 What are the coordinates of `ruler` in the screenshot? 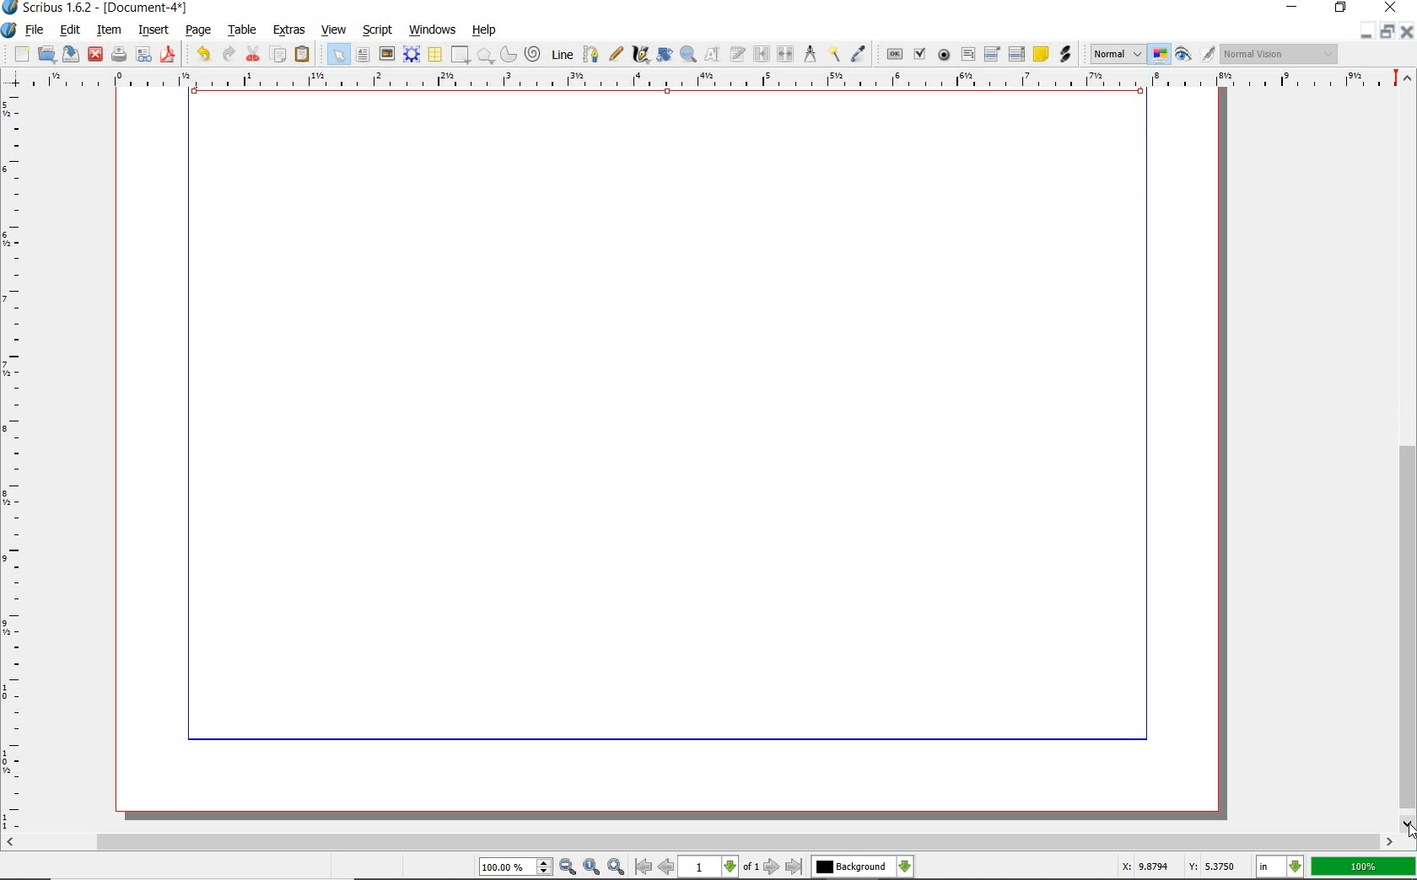 It's located at (15, 464).